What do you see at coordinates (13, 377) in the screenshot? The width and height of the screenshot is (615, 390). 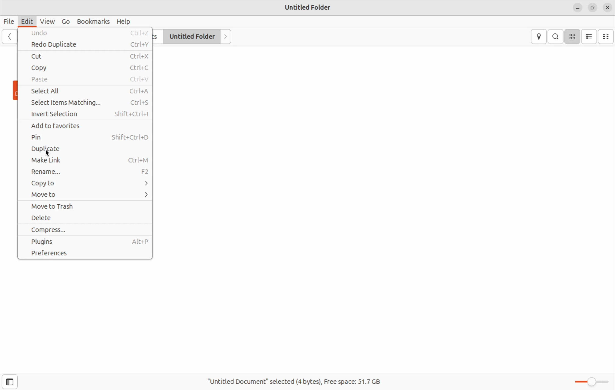 I see `sidebar` at bounding box center [13, 377].